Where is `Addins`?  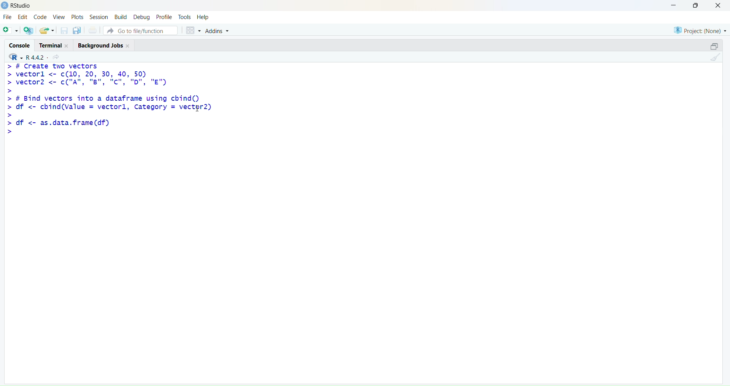 Addins is located at coordinates (217, 31).